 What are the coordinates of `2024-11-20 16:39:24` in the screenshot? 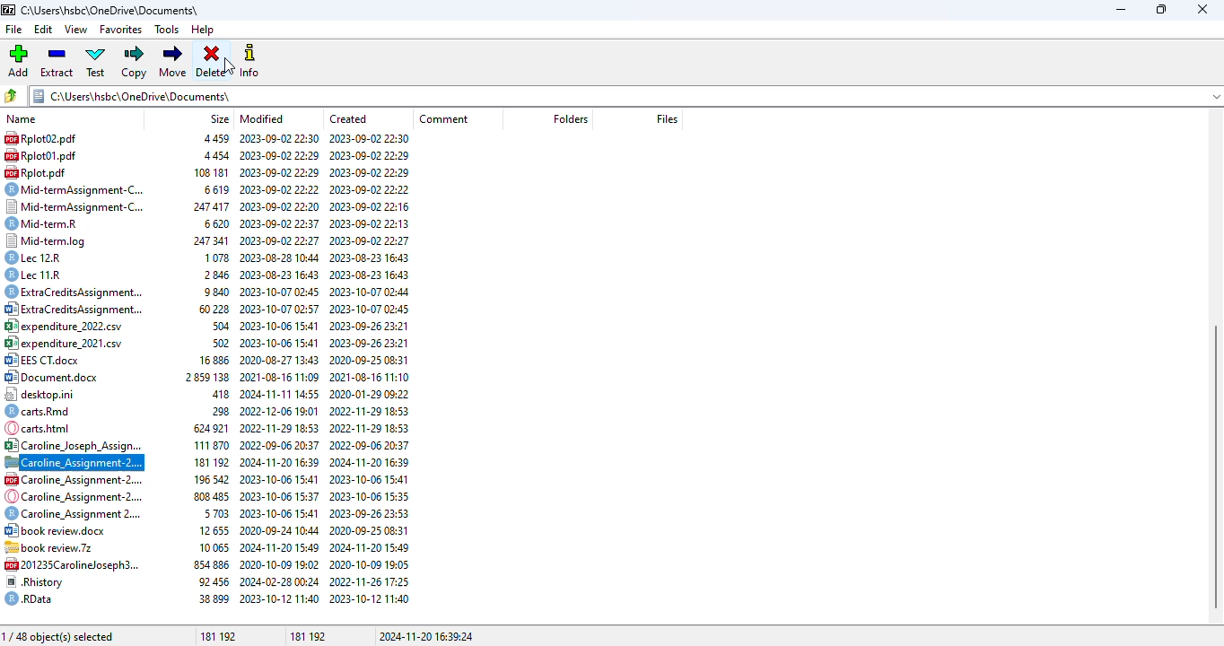 It's located at (428, 636).